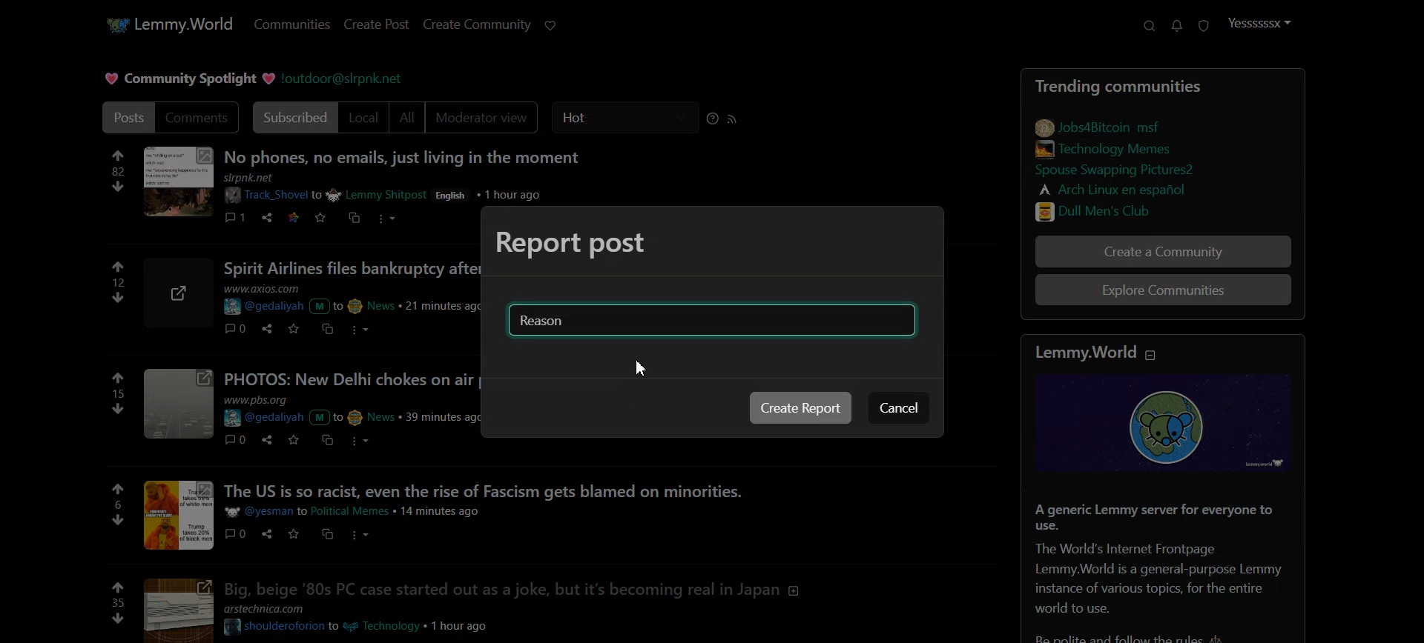  What do you see at coordinates (353, 217) in the screenshot?
I see `cross post` at bounding box center [353, 217].